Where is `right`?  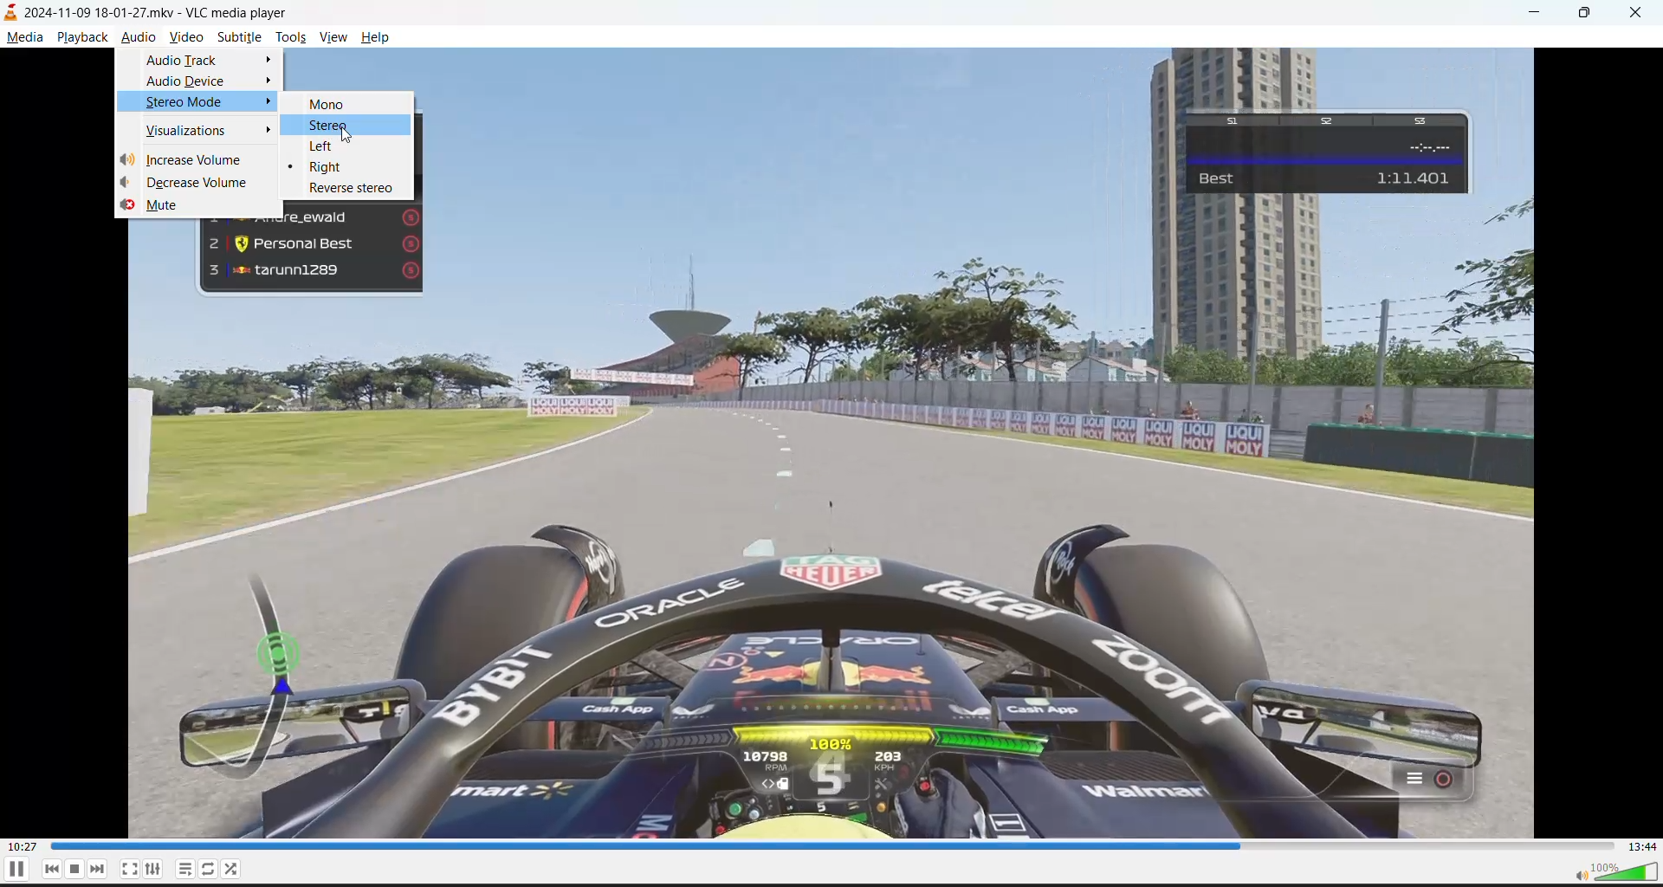 right is located at coordinates (327, 168).